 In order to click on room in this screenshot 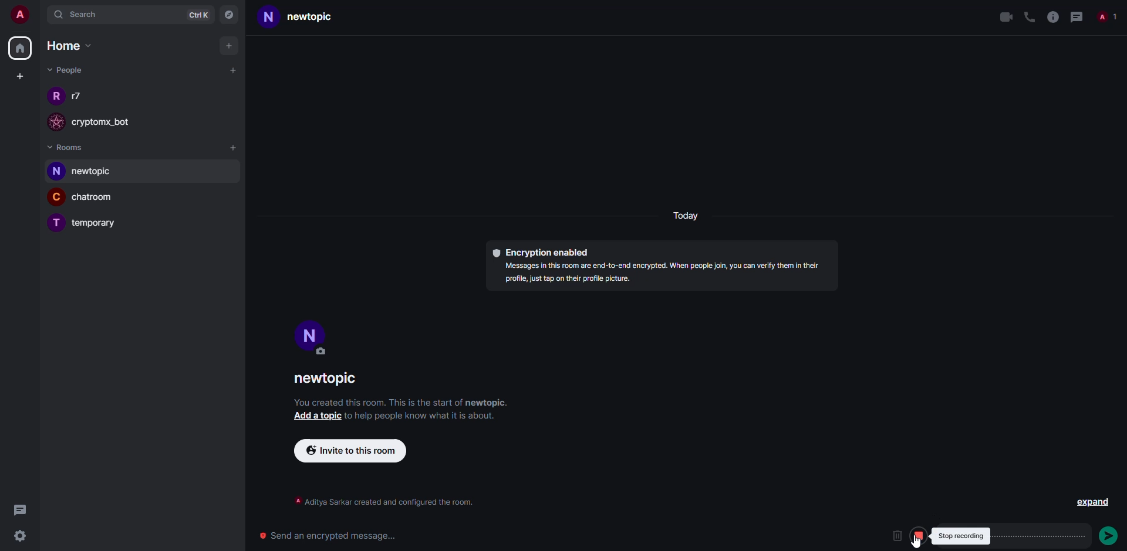, I will do `click(97, 172)`.